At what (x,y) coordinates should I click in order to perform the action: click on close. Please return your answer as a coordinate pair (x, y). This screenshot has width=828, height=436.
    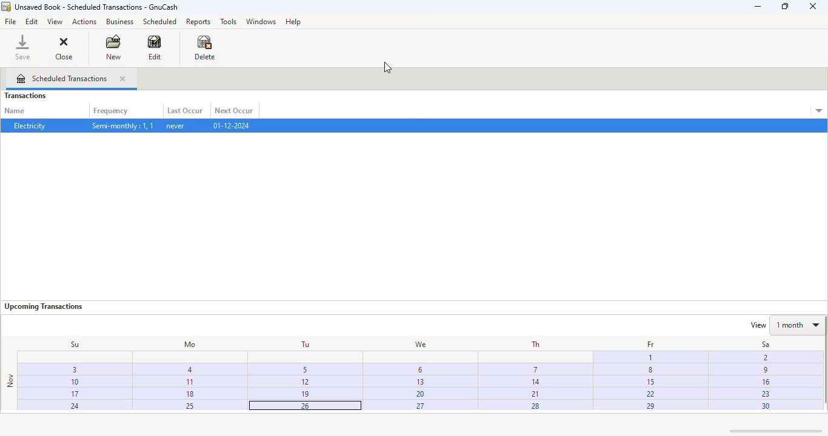
    Looking at the image, I should click on (64, 47).